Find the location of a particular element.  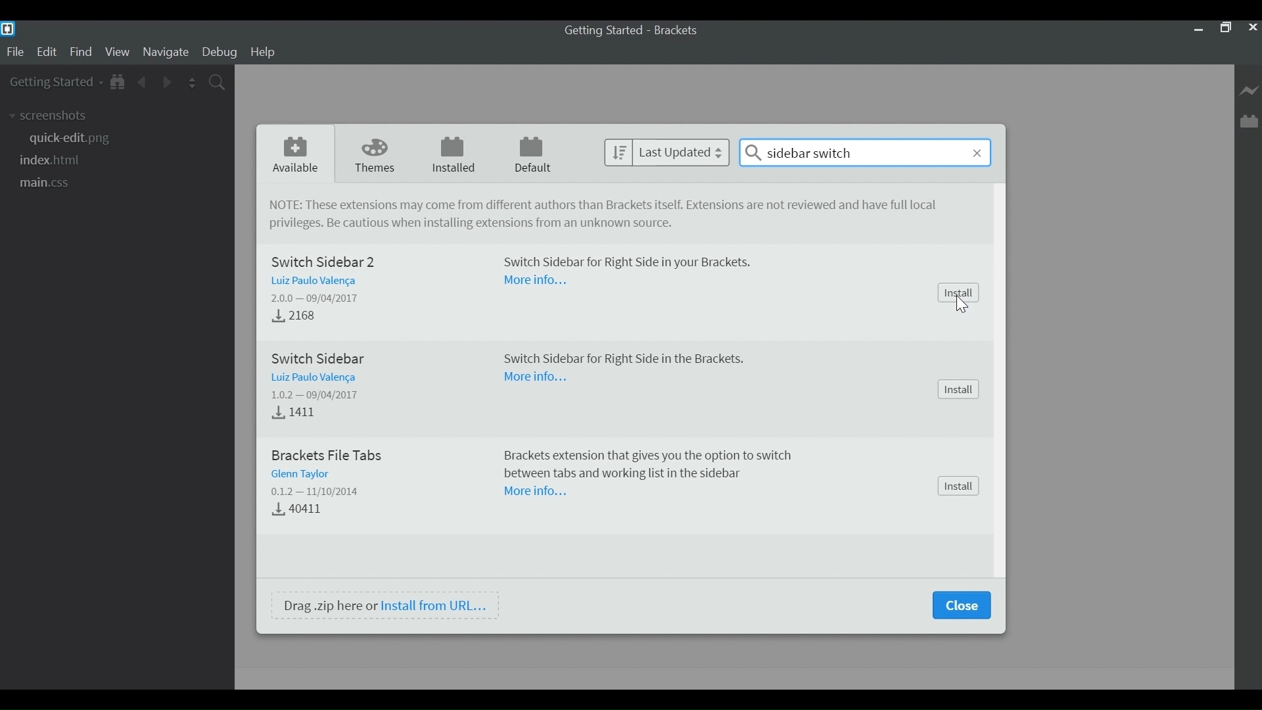

Install is located at coordinates (959, 390).